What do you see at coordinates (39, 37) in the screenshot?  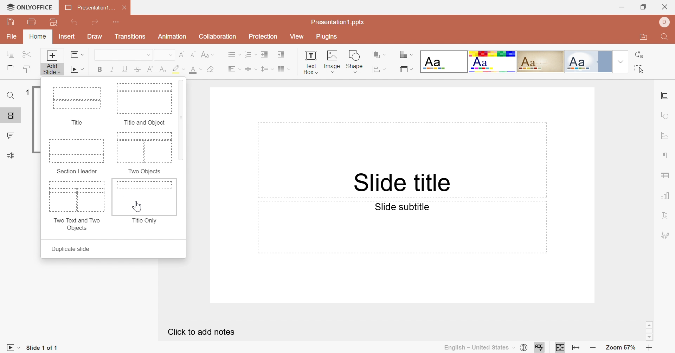 I see `Home` at bounding box center [39, 37].